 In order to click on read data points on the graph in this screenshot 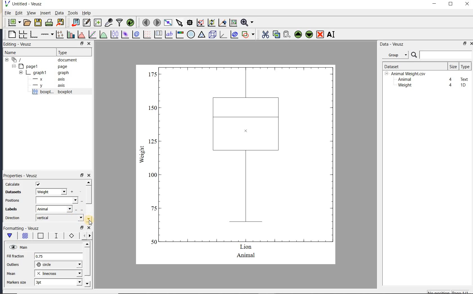, I will do `click(189, 23)`.